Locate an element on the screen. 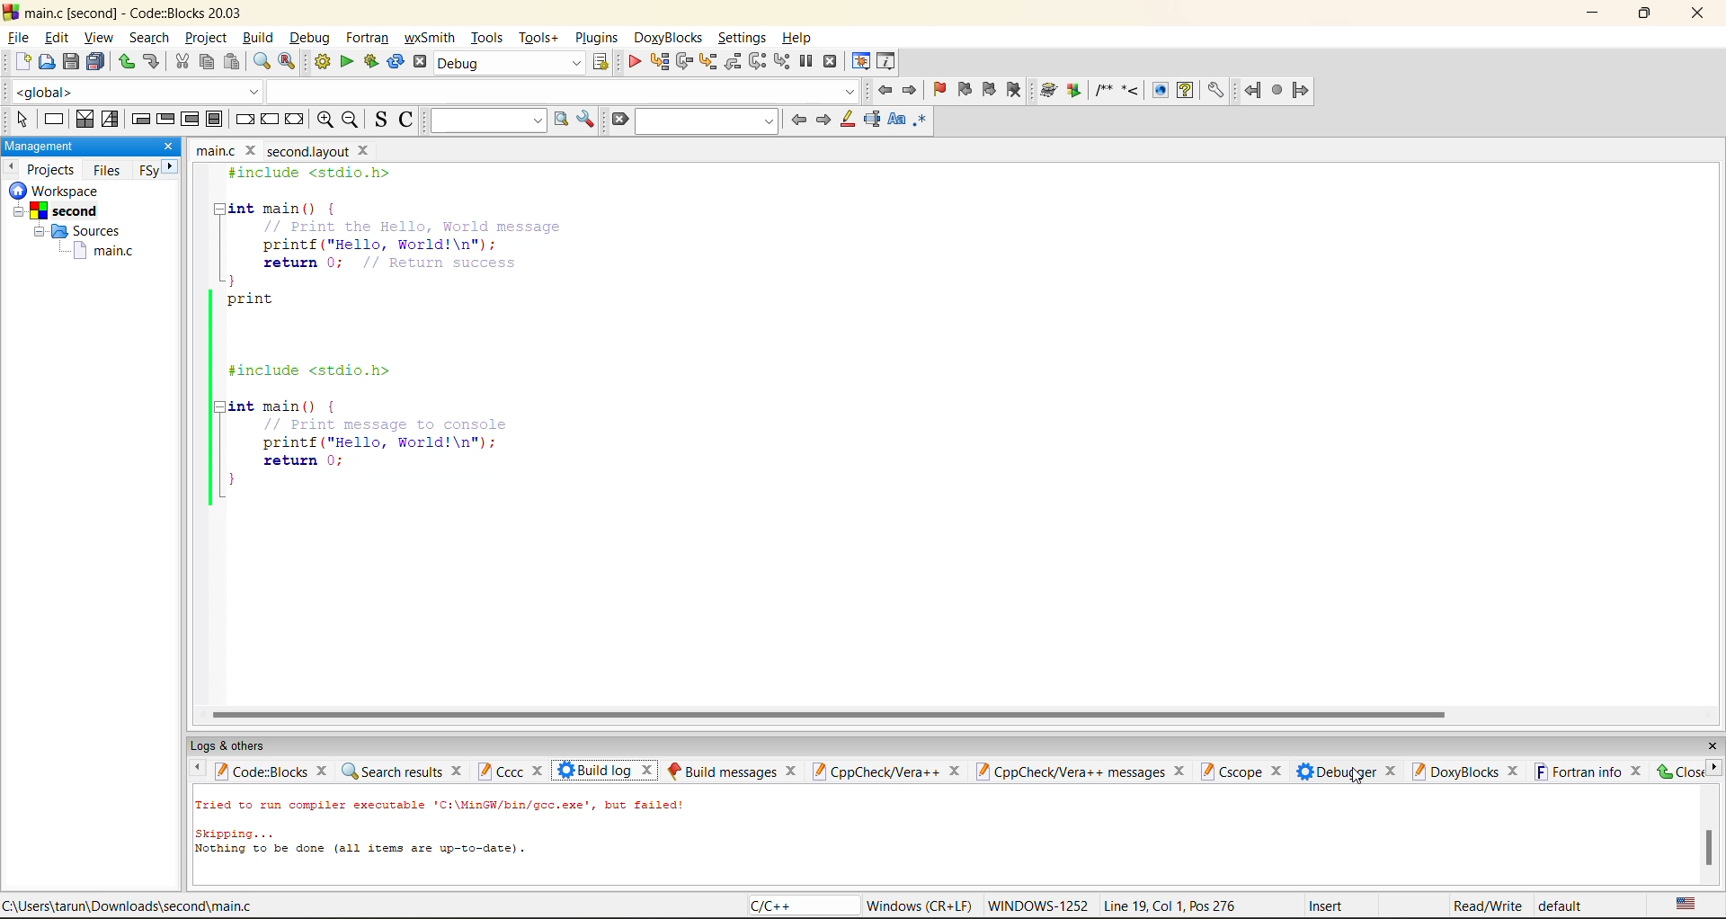 This screenshot has width=1726, height=919. counting loop is located at coordinates (187, 120).